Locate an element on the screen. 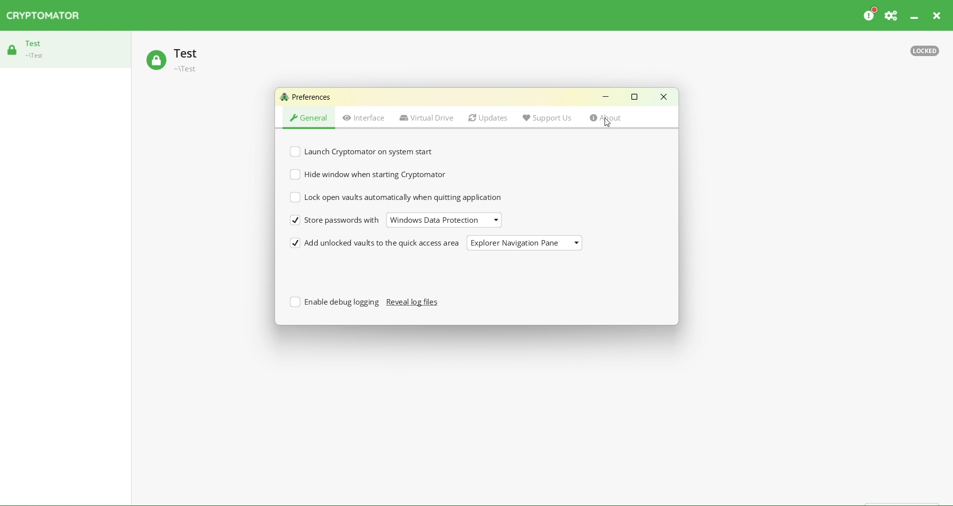  Hide window when starting cryptomator is located at coordinates (370, 174).